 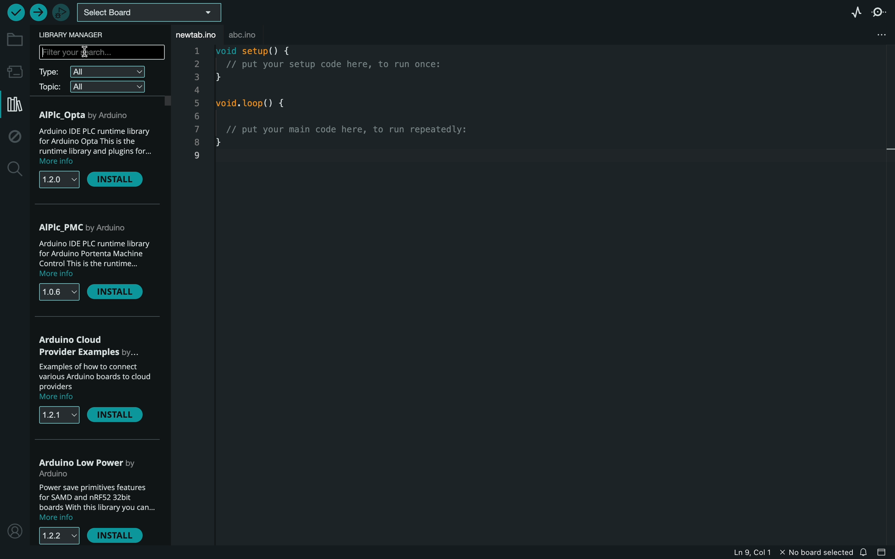 I want to click on debugger, so click(x=62, y=12).